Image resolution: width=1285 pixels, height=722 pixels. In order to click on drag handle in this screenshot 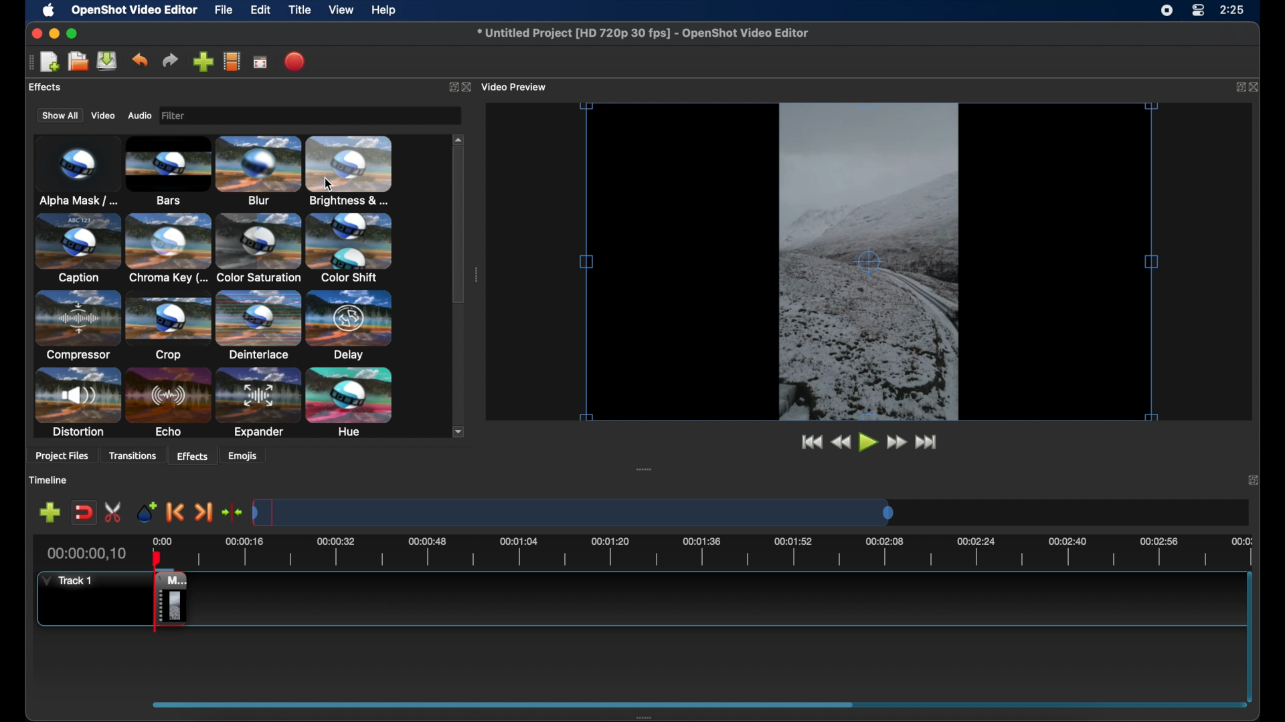, I will do `click(645, 469)`.